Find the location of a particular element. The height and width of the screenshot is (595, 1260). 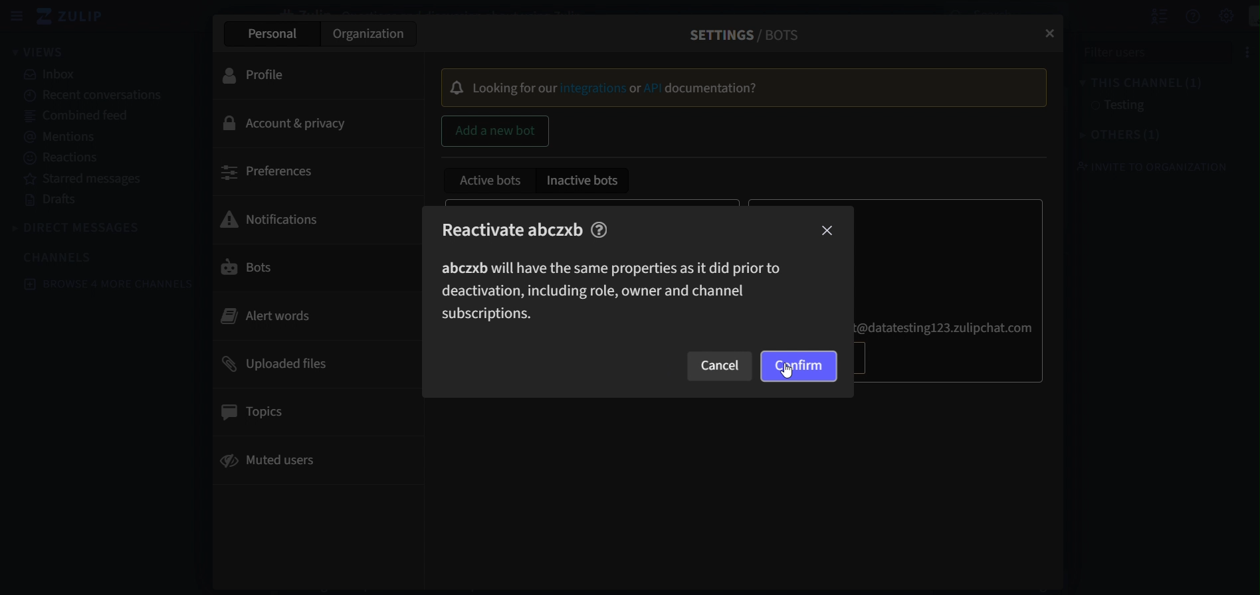

settings/bots is located at coordinates (746, 33).